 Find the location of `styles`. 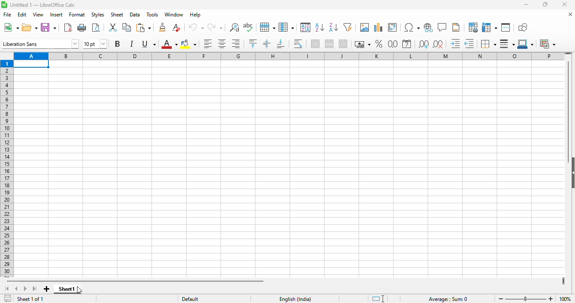

styles is located at coordinates (97, 14).